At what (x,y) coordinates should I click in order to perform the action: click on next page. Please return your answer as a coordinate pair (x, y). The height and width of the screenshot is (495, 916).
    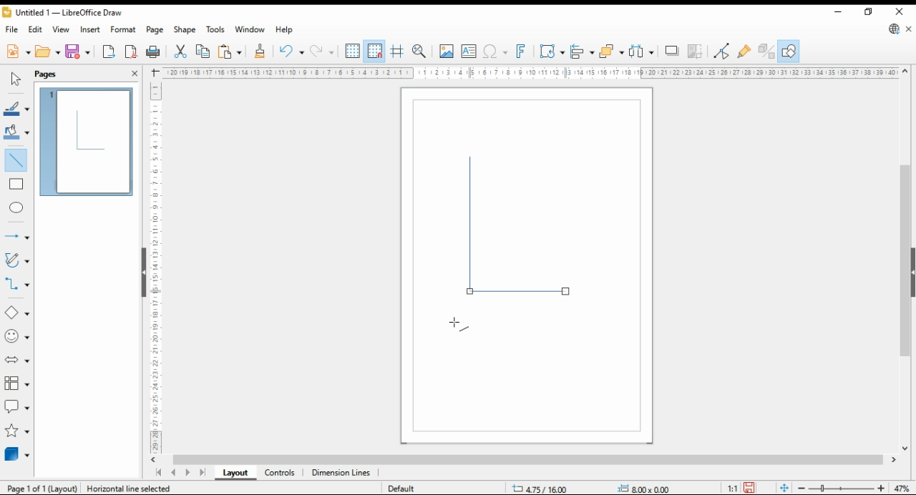
    Looking at the image, I should click on (190, 473).